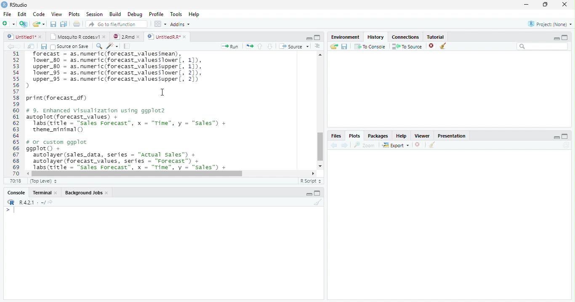 The width and height of the screenshot is (575, 302). I want to click on Profile, so click(157, 15).